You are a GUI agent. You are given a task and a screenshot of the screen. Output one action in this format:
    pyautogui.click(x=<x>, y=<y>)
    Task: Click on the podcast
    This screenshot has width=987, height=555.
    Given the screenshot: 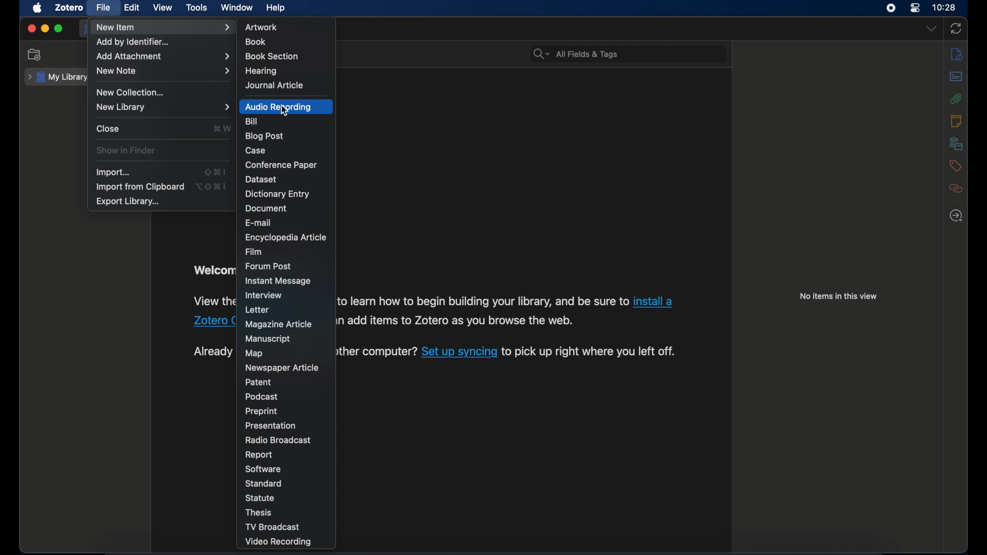 What is the action you would take?
    pyautogui.click(x=261, y=396)
    